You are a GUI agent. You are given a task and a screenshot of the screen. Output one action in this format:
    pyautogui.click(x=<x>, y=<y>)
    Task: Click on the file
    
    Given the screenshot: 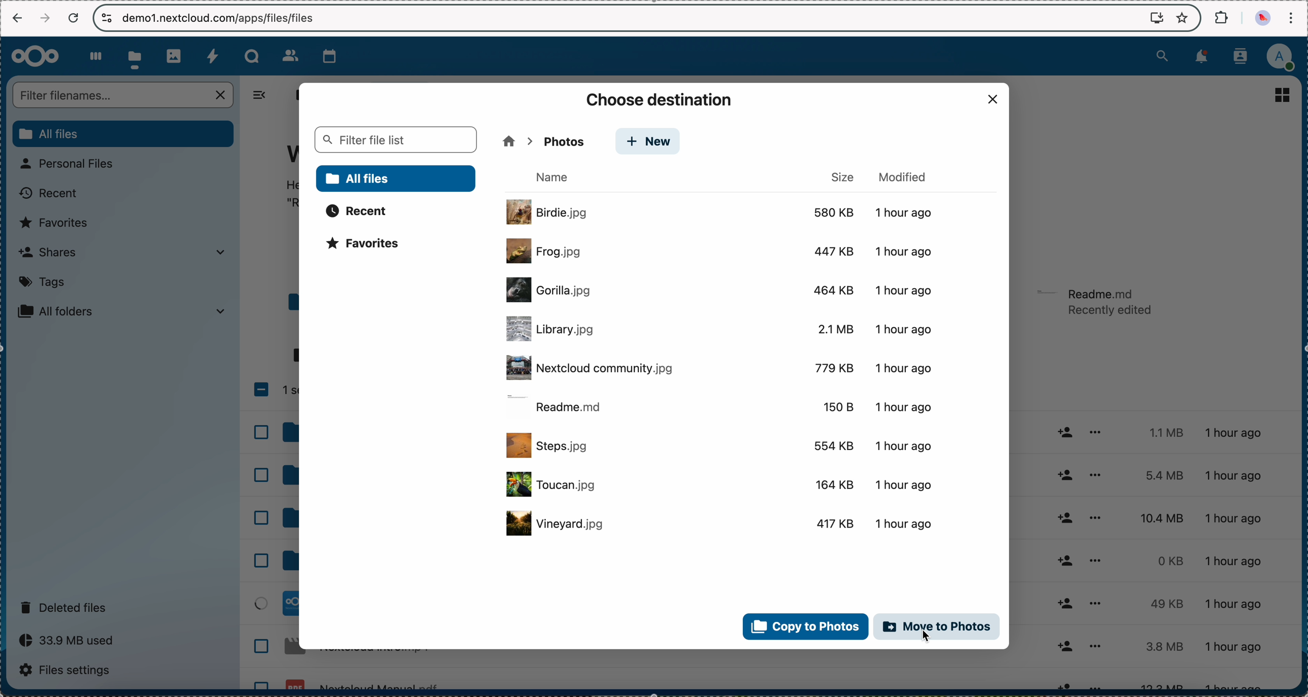 What is the action you would take?
    pyautogui.click(x=724, y=368)
    